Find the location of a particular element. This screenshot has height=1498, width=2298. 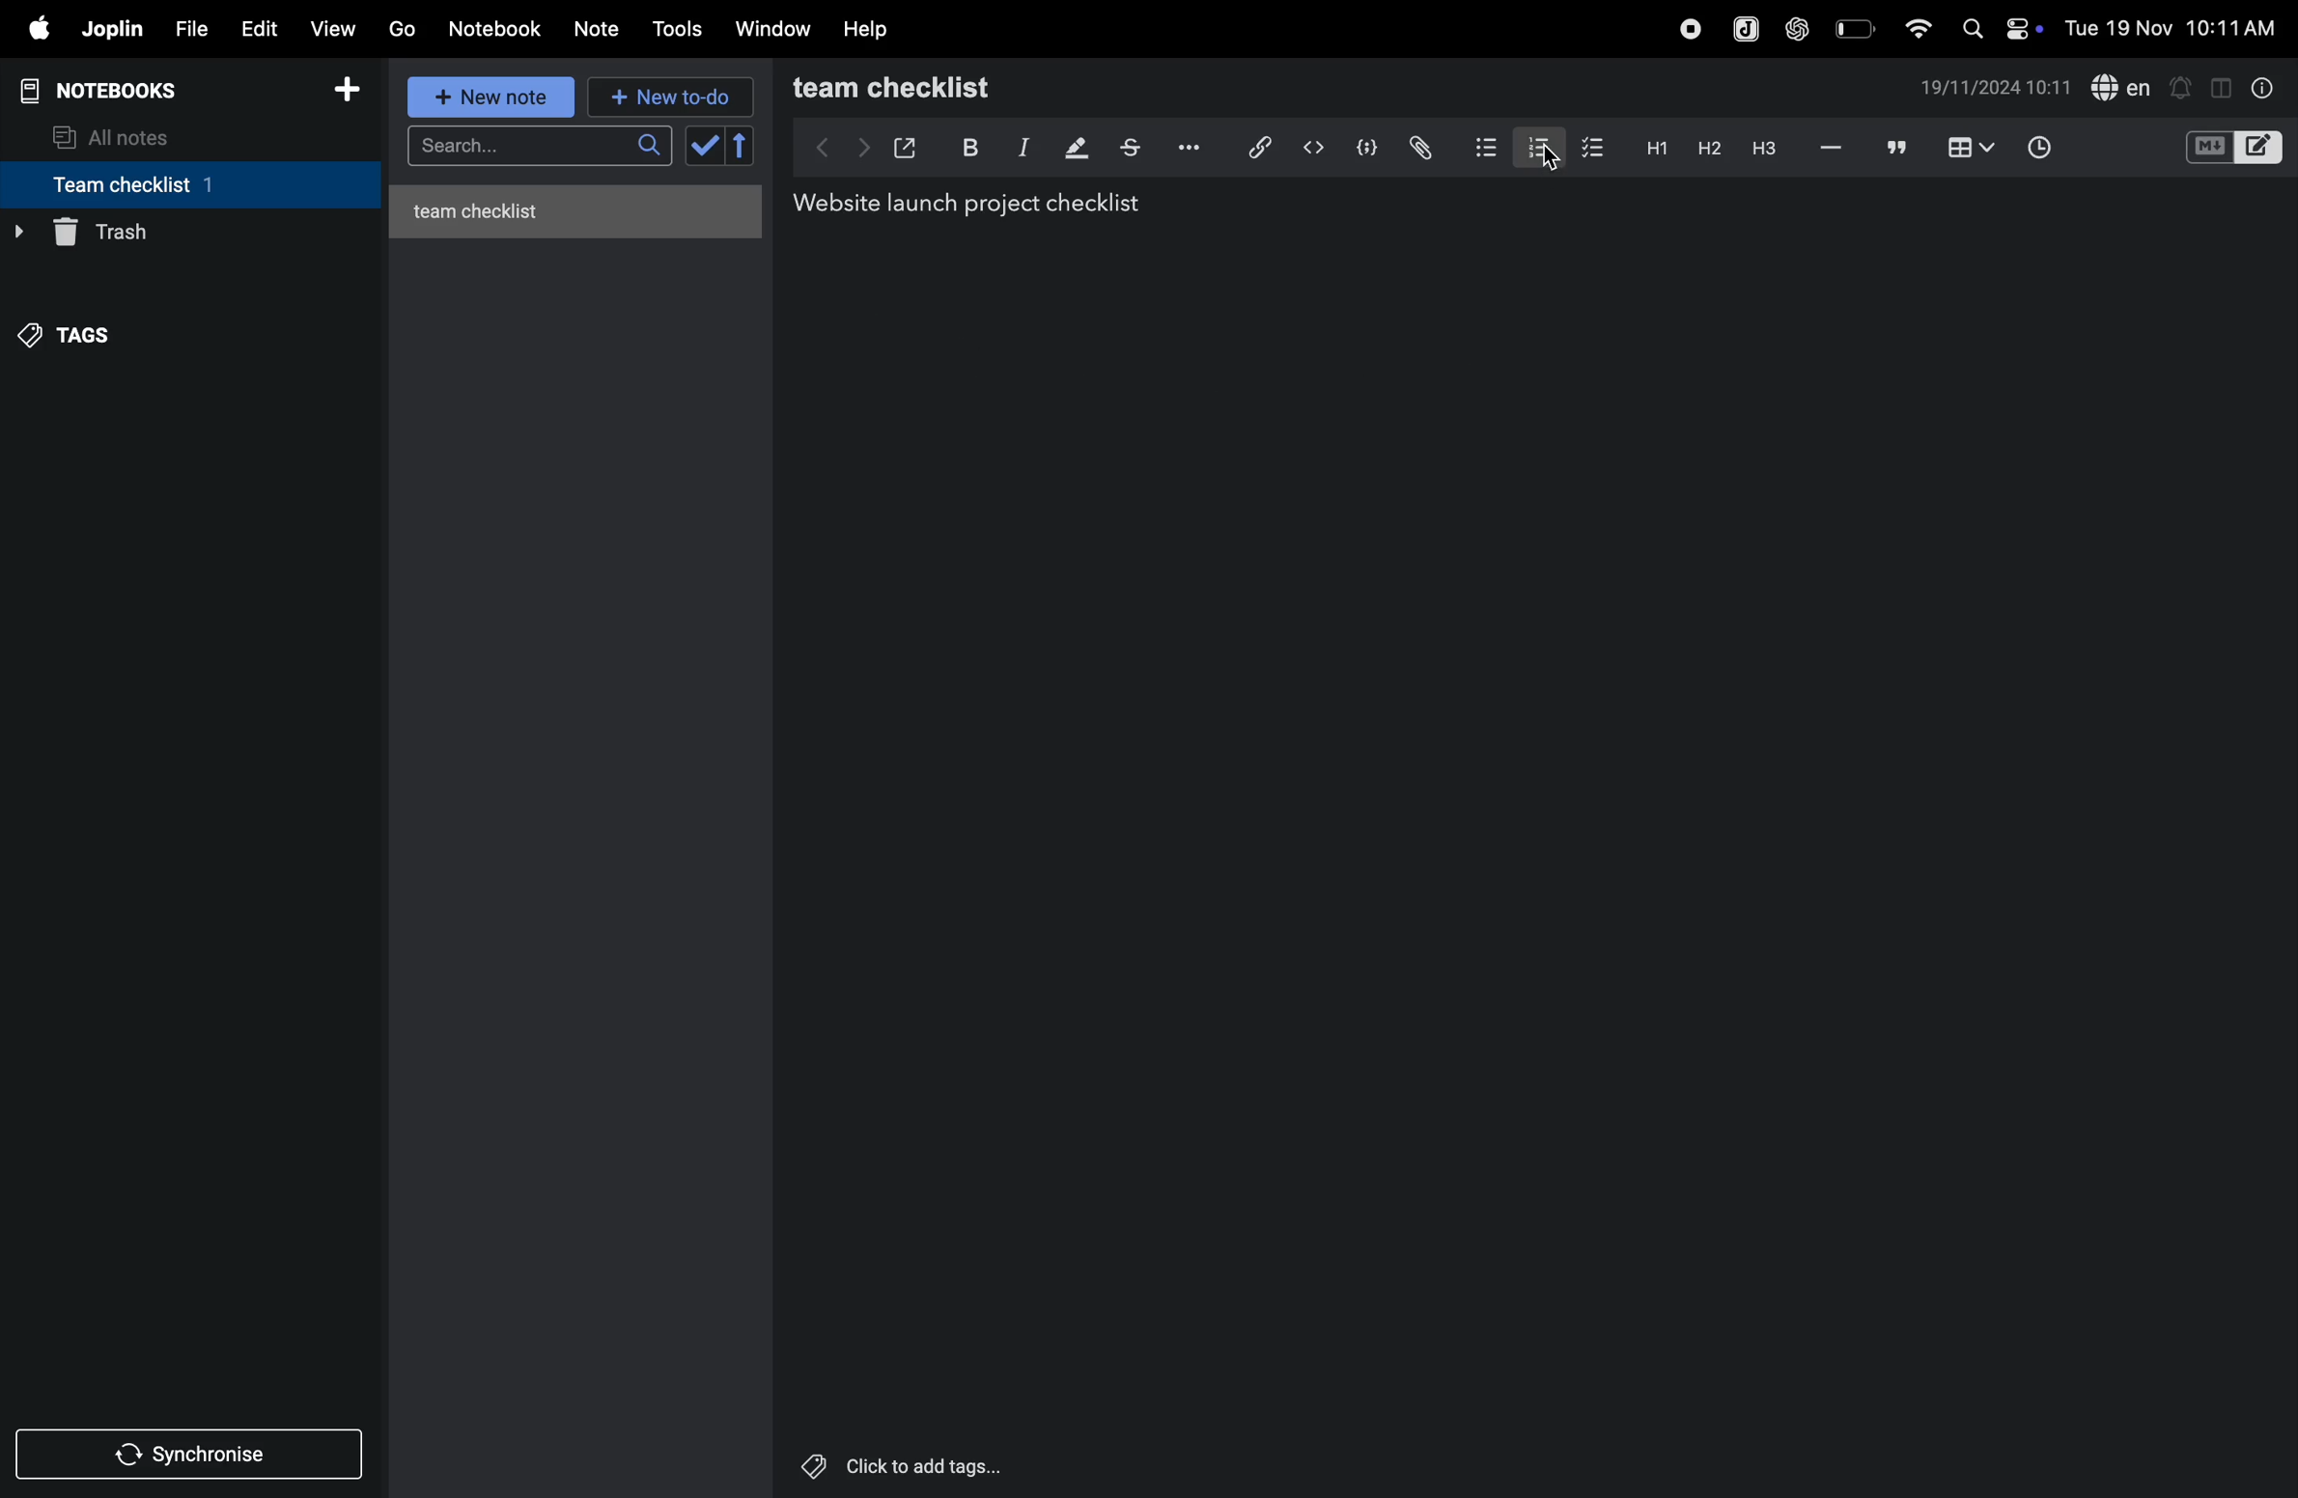

attach file is located at coordinates (1418, 147).